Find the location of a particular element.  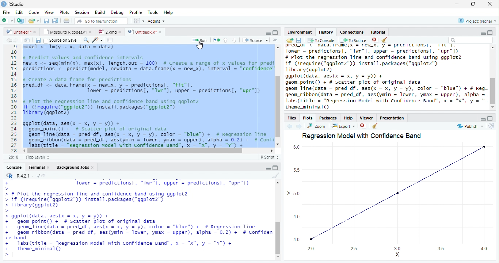

> is located at coordinates (5, 183).